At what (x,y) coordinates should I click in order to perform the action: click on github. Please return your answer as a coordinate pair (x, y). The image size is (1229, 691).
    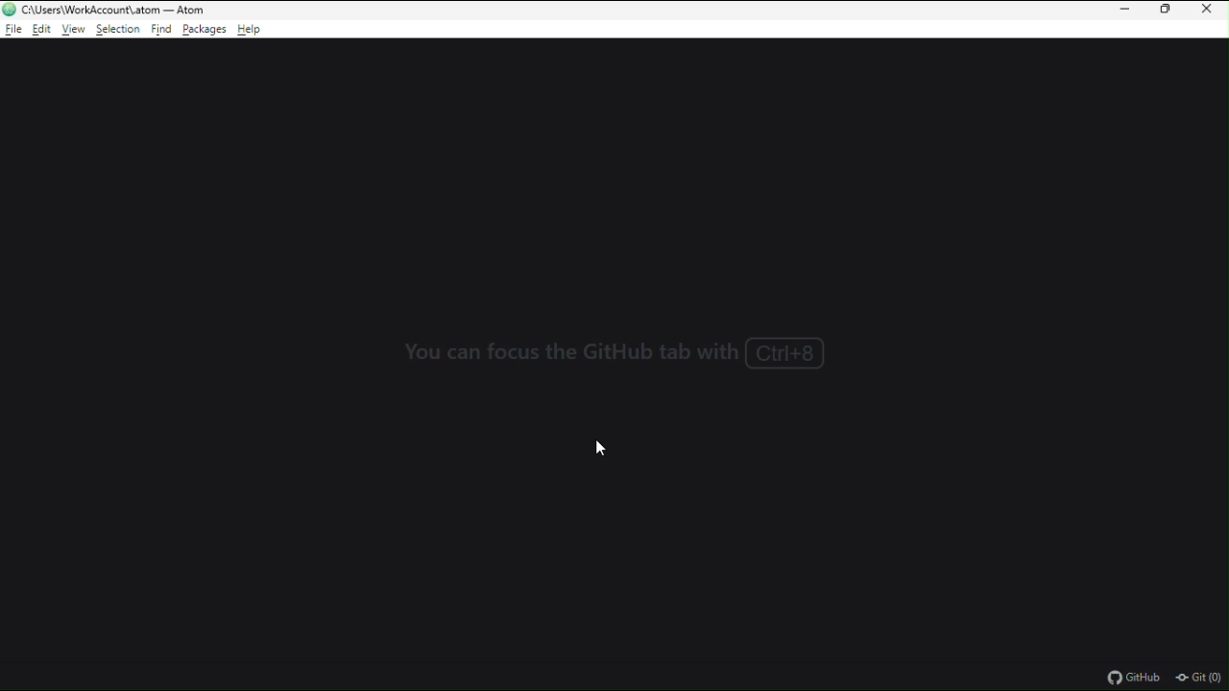
    Looking at the image, I should click on (1132, 676).